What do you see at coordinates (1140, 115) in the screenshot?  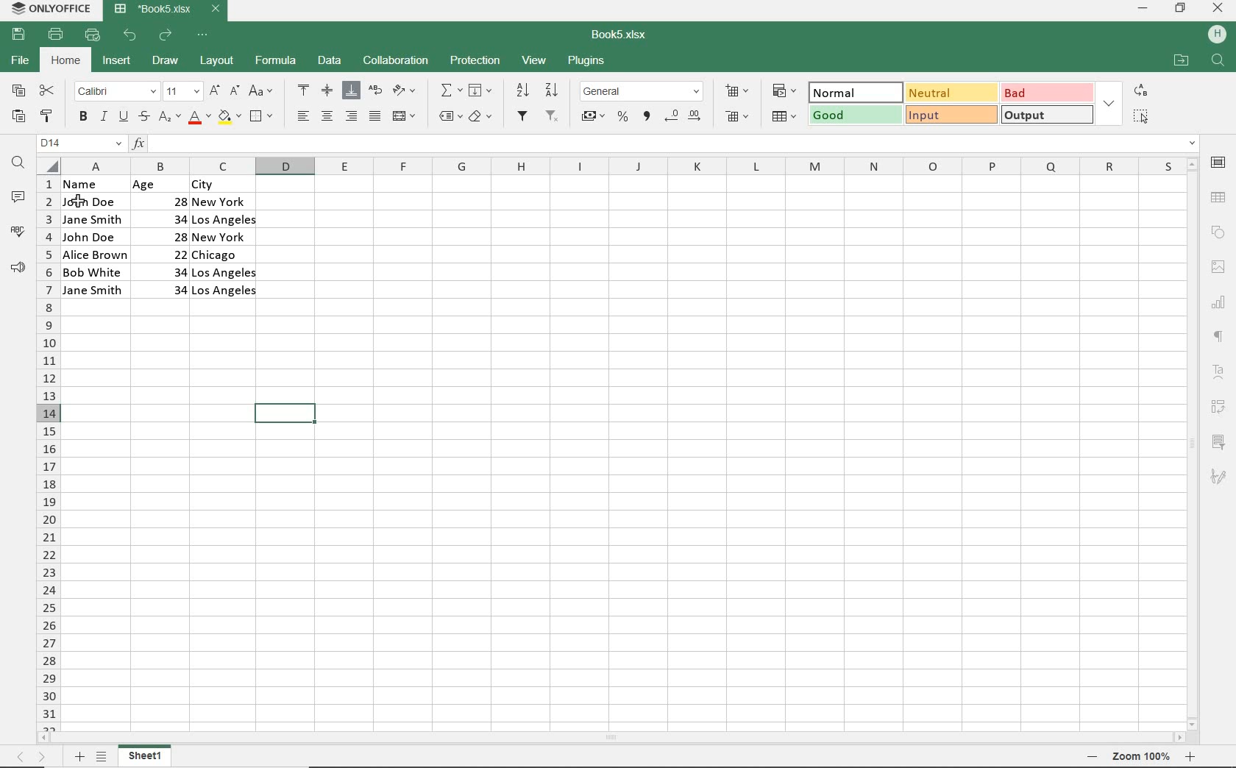 I see `SELECT ALL` at bounding box center [1140, 115].